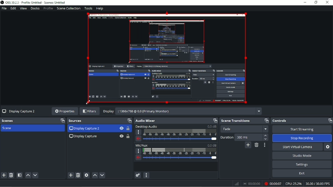 This screenshot has height=187, width=333. Describe the element at coordinates (20, 110) in the screenshot. I see `Display Capture 2` at that location.